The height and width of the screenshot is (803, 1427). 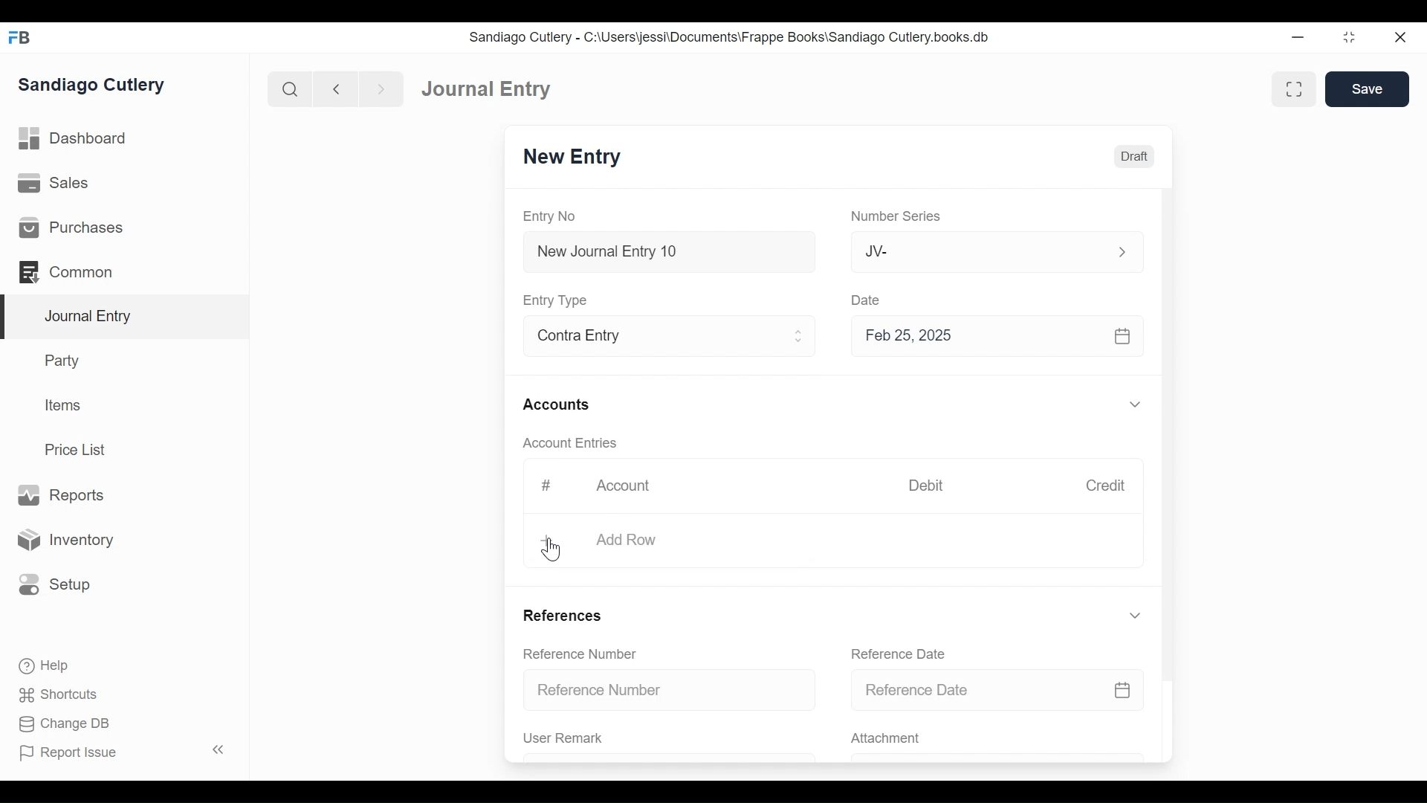 I want to click on Debit, so click(x=932, y=486).